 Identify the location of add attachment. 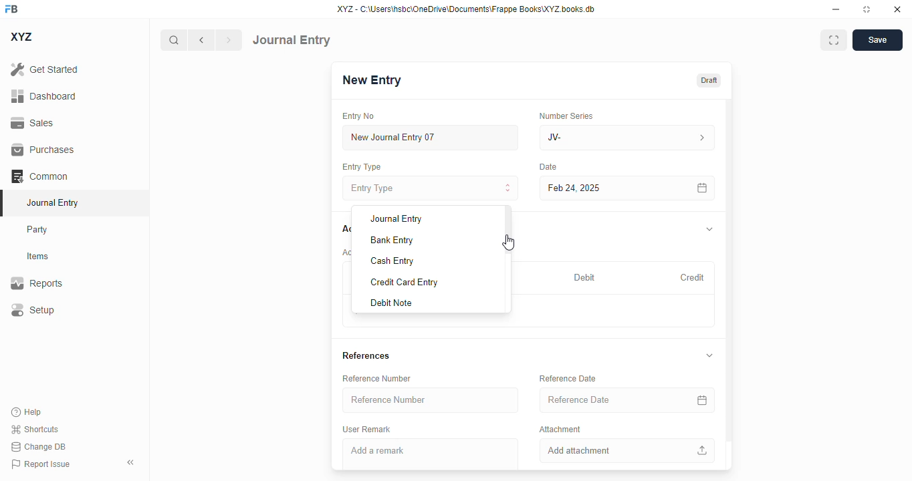
(626, 451).